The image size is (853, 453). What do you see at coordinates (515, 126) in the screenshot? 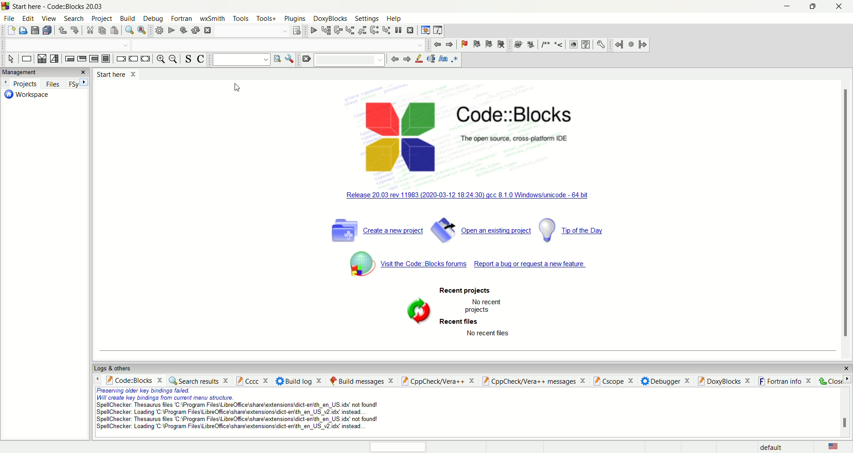
I see `Code::Blocks
The open source, cross-platform IDE` at bounding box center [515, 126].